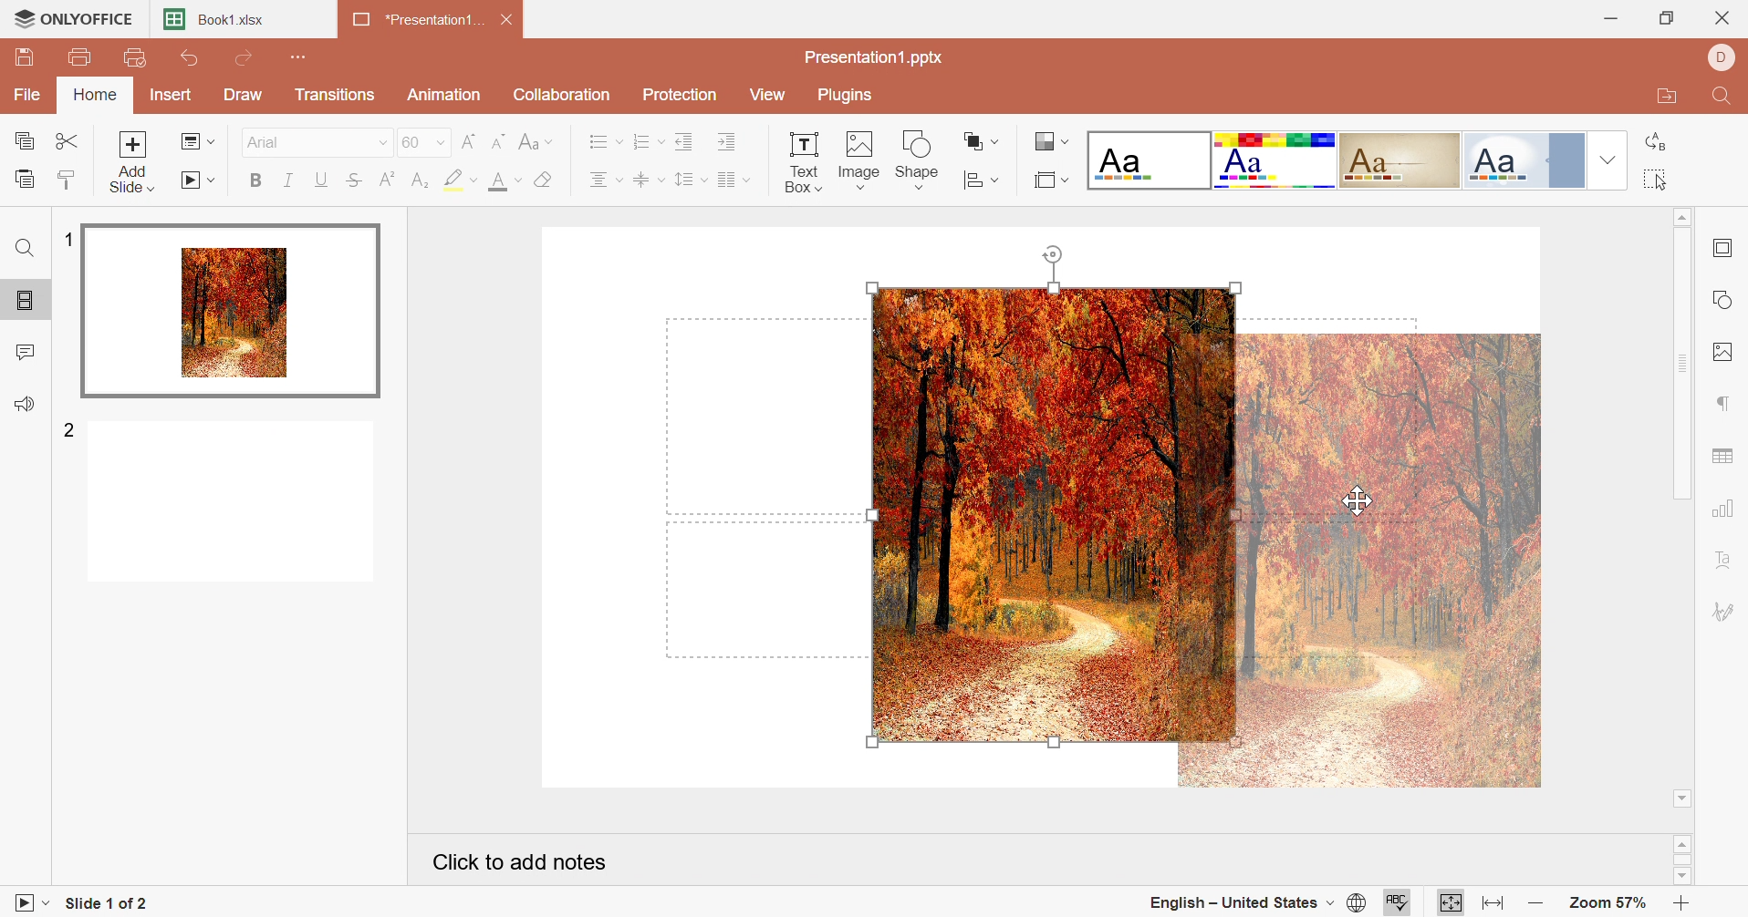 This screenshot has width=1748, height=917. What do you see at coordinates (316, 143) in the screenshot?
I see `Arial` at bounding box center [316, 143].